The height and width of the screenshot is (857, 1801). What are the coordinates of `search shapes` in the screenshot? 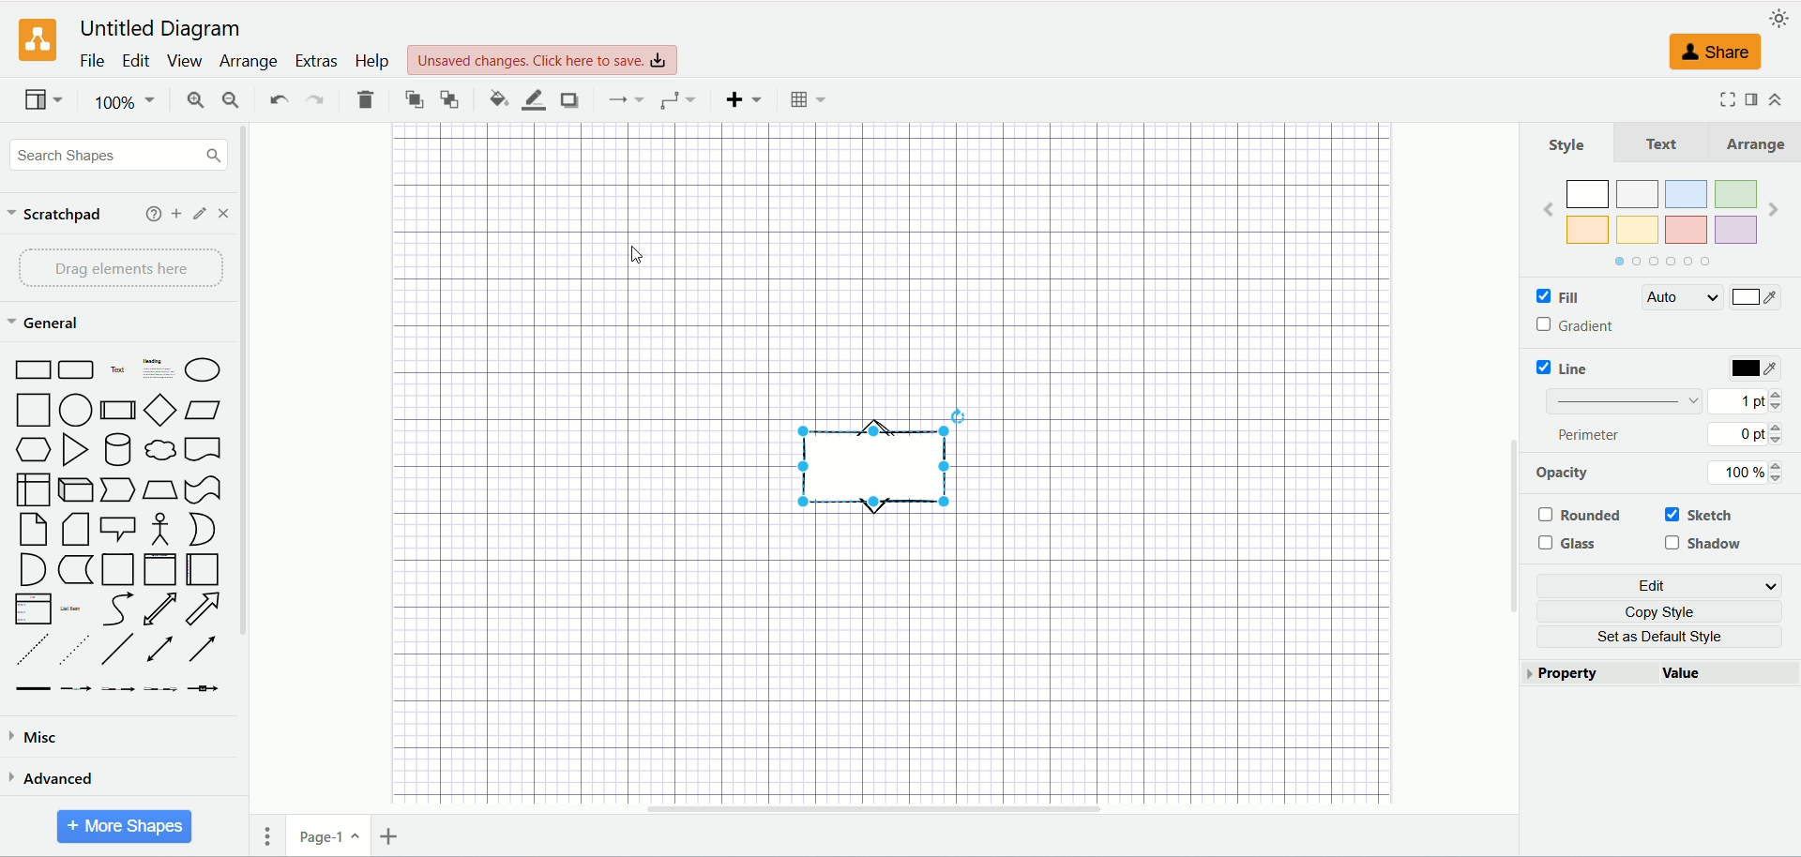 It's located at (118, 156).